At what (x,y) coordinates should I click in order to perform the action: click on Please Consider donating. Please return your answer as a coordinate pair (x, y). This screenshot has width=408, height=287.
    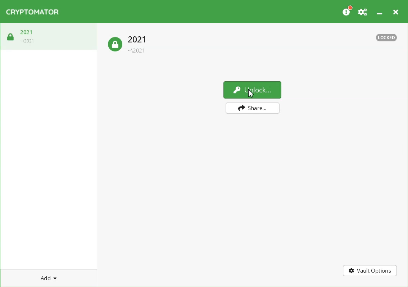
    Looking at the image, I should click on (347, 11).